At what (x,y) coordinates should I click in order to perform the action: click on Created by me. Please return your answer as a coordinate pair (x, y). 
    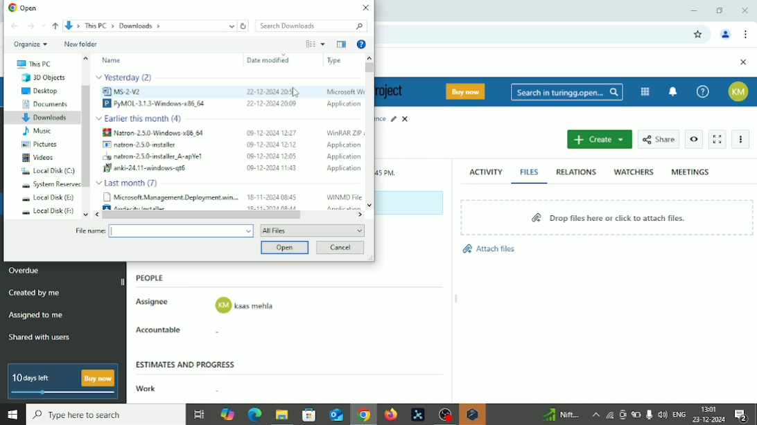
    Looking at the image, I should click on (36, 294).